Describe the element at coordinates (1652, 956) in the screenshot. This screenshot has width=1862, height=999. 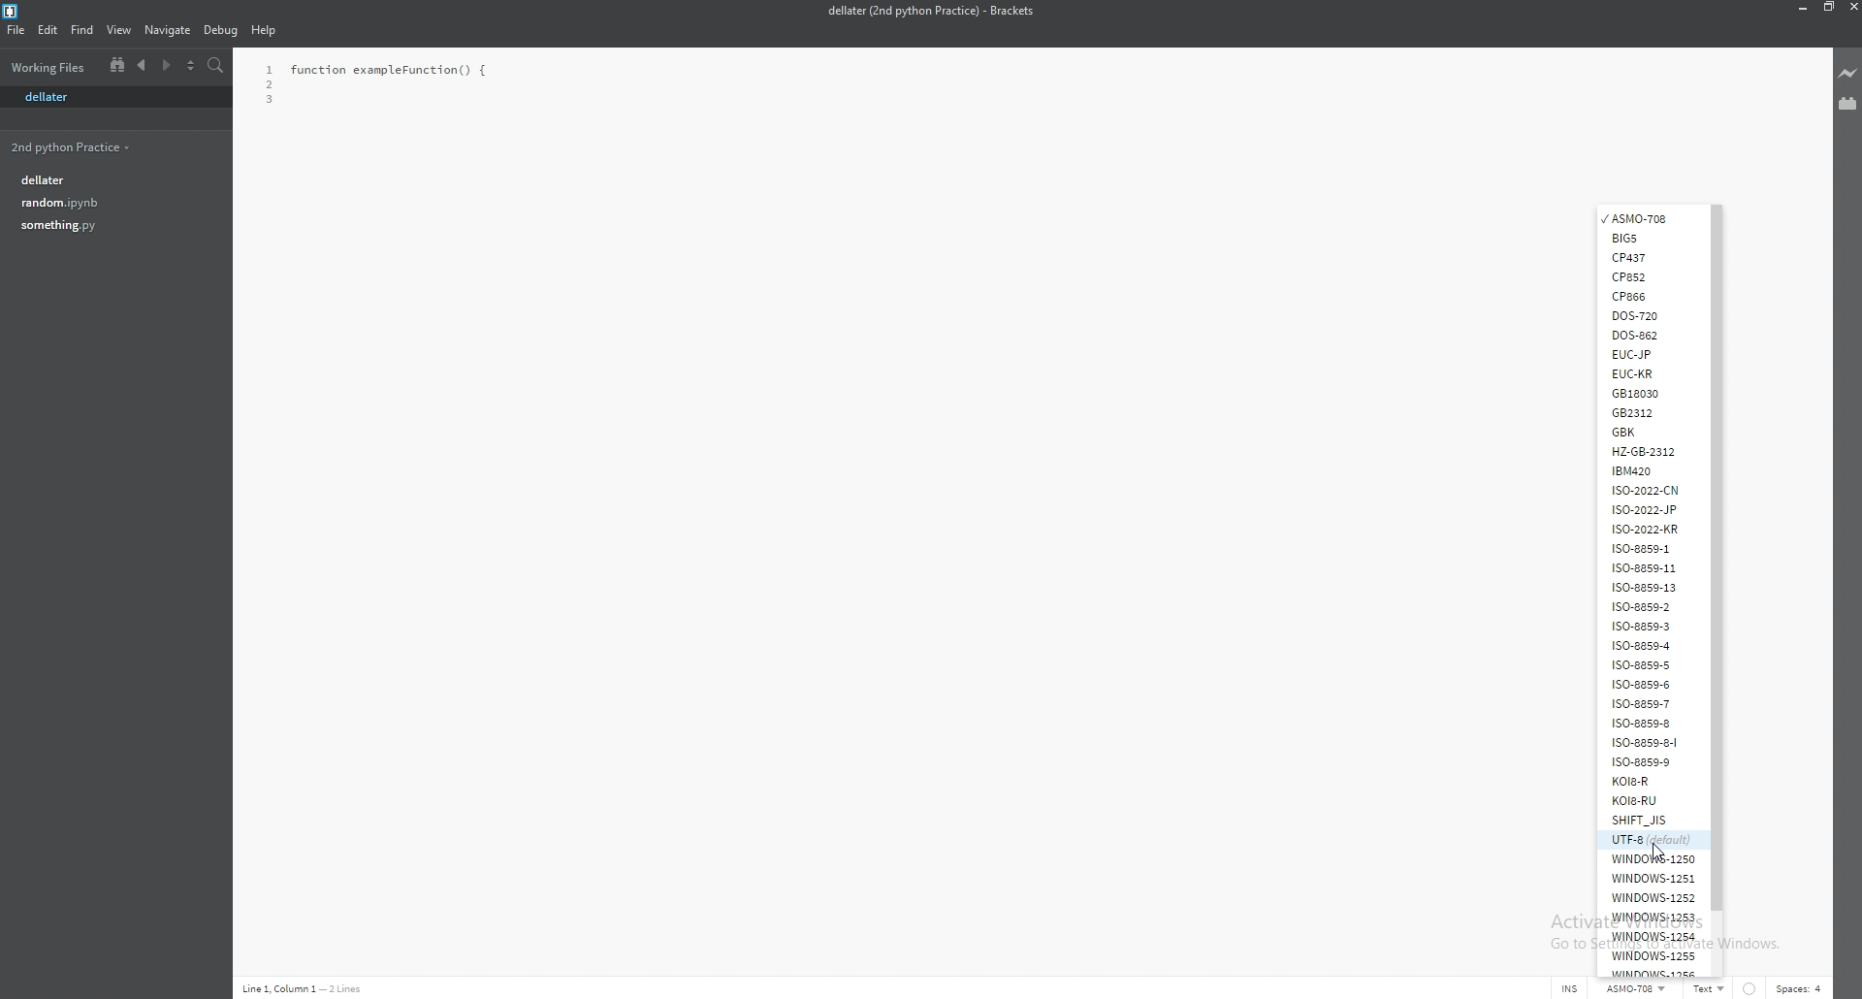
I see `windows-1255` at that location.